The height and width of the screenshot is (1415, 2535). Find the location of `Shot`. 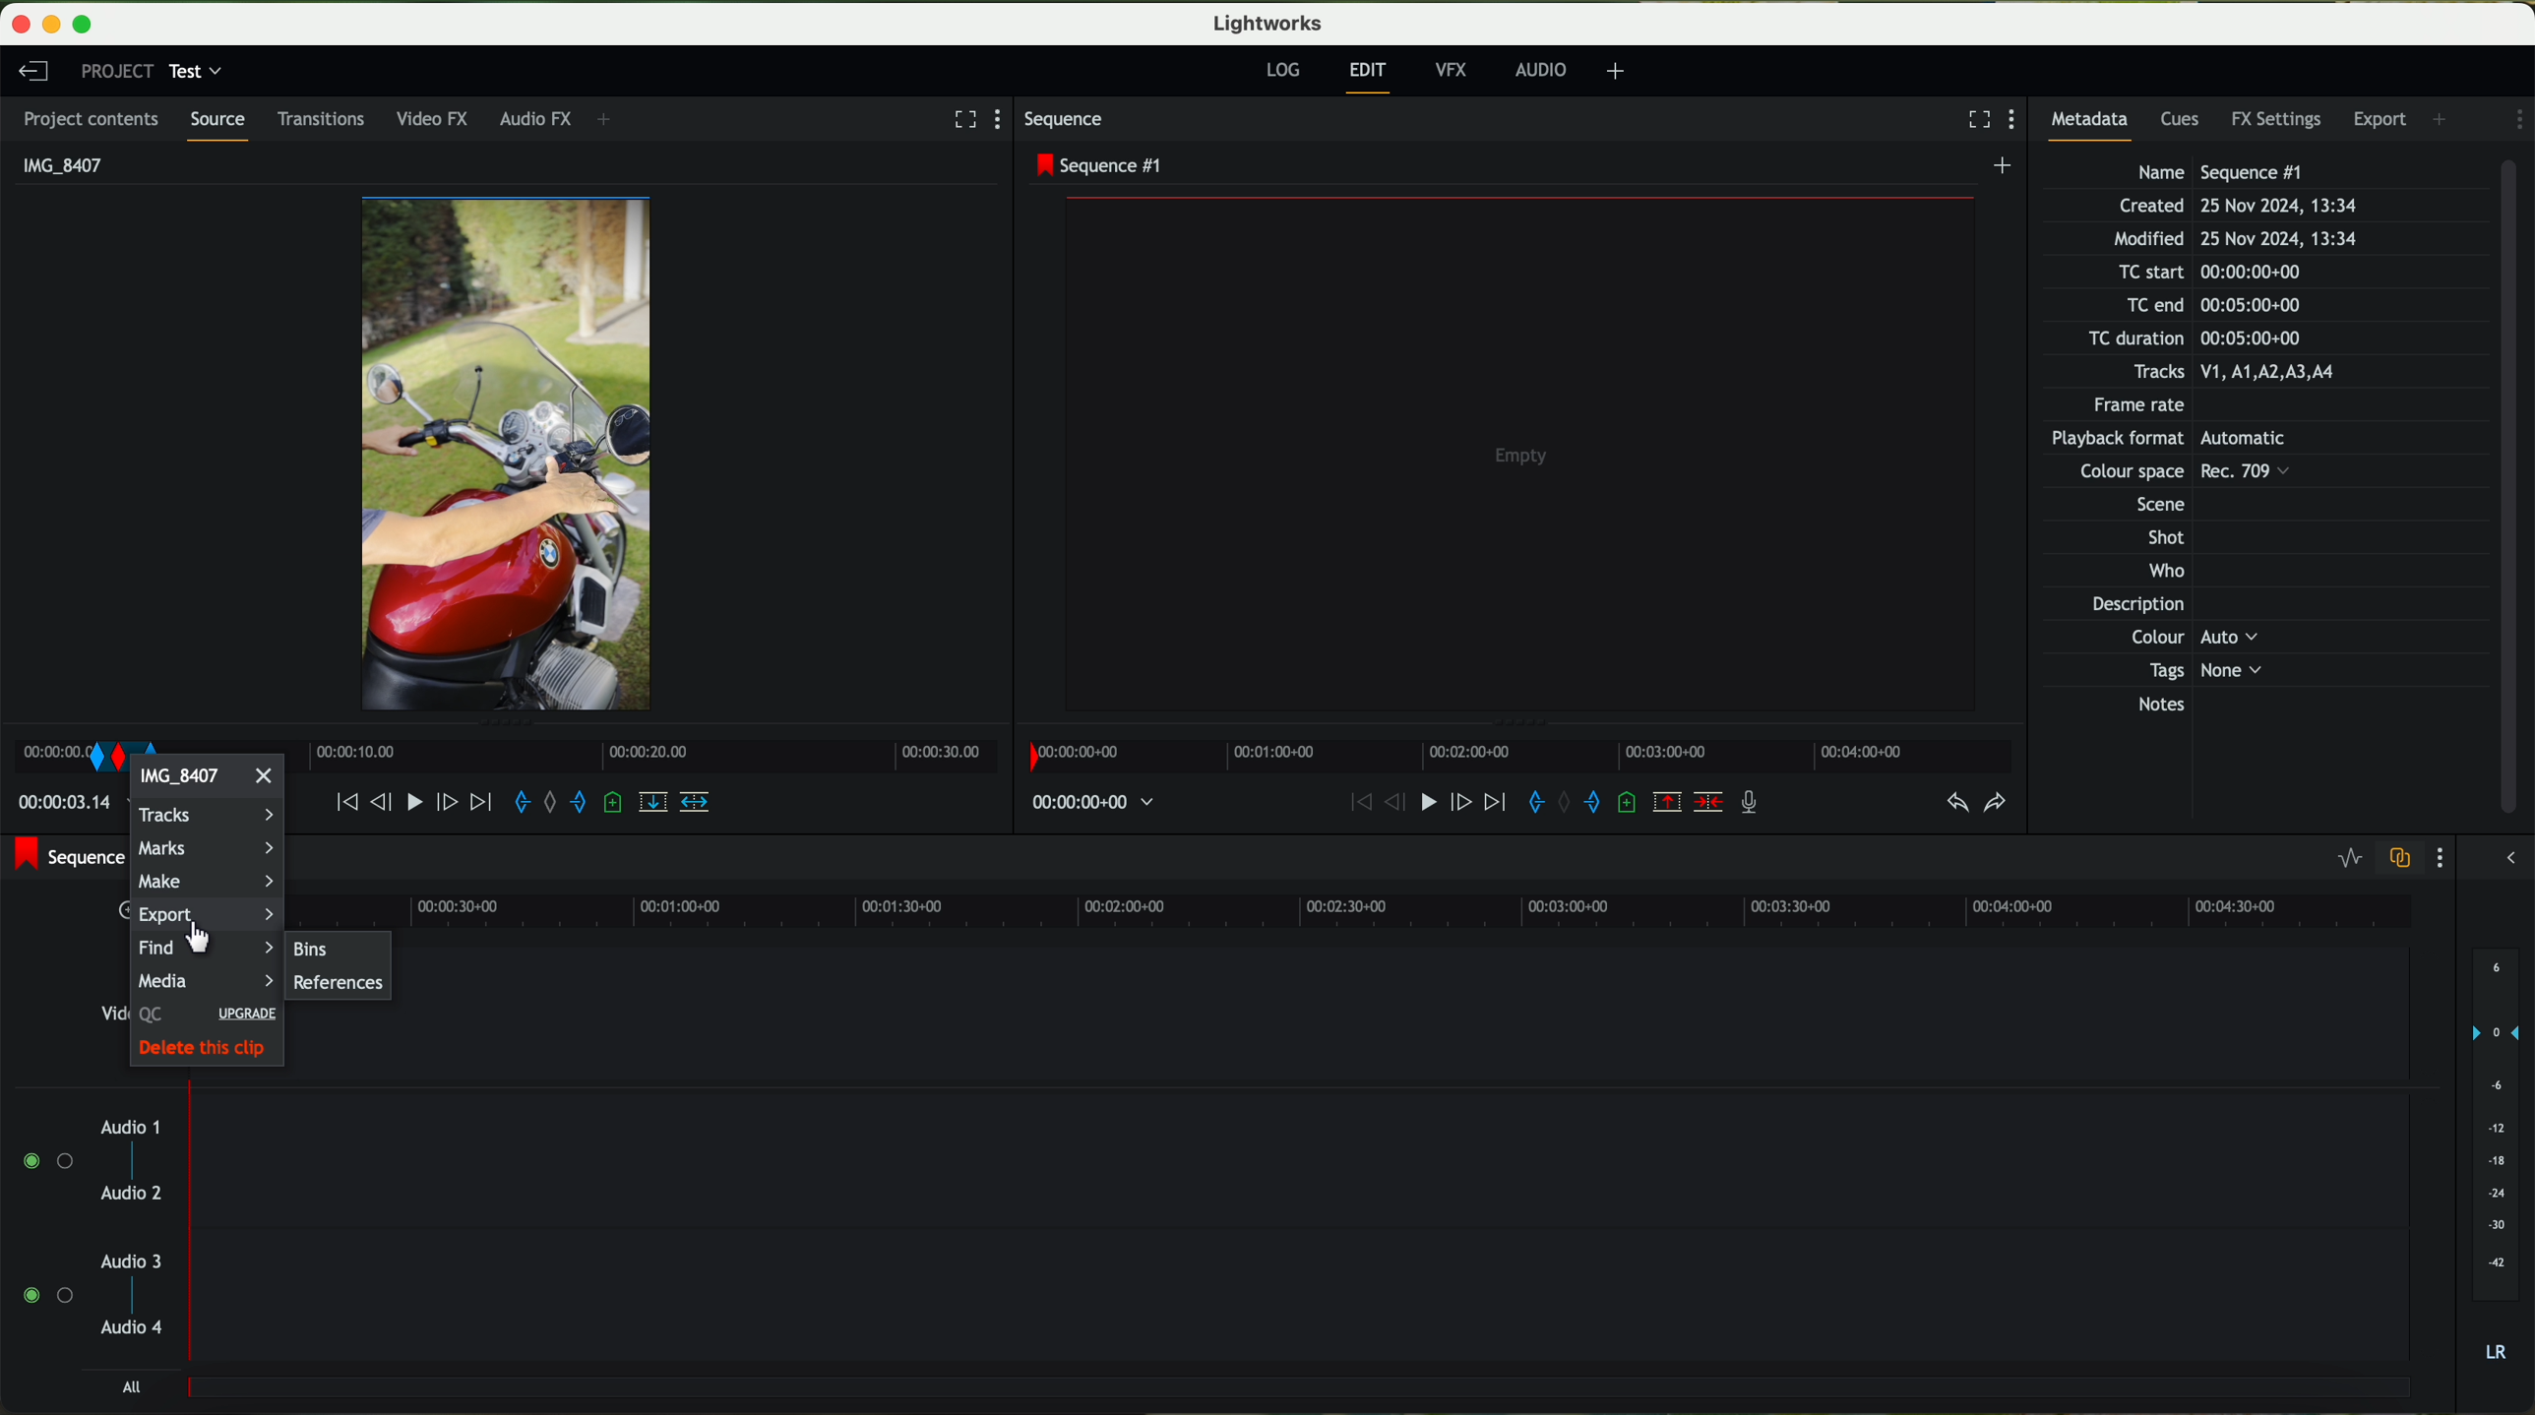

Shot is located at coordinates (2163, 537).